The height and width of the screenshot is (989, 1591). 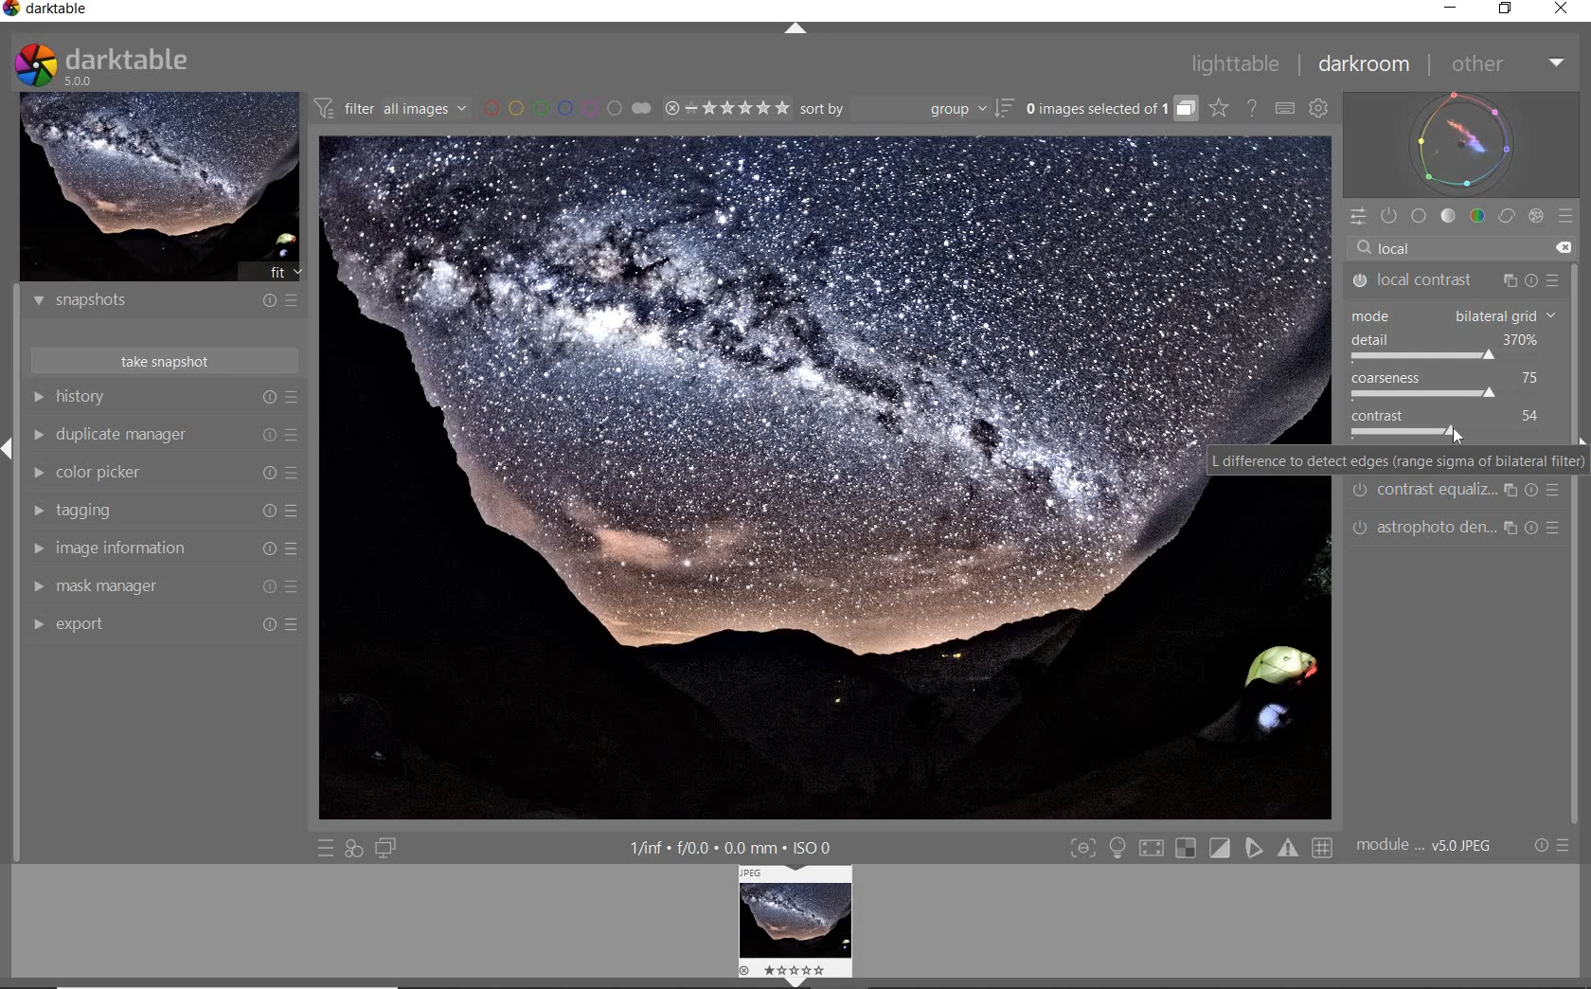 I want to click on CORRECT, so click(x=1506, y=217).